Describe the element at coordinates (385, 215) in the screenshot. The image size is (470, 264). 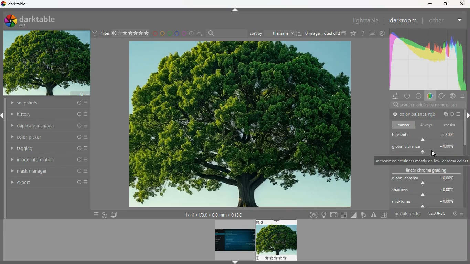
I see `#` at that location.